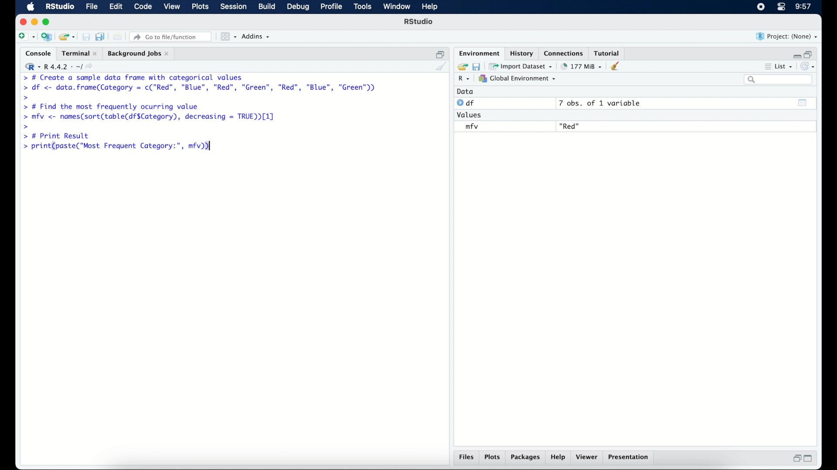 This screenshot has width=837, height=470. What do you see at coordinates (36, 53) in the screenshot?
I see `console` at bounding box center [36, 53].